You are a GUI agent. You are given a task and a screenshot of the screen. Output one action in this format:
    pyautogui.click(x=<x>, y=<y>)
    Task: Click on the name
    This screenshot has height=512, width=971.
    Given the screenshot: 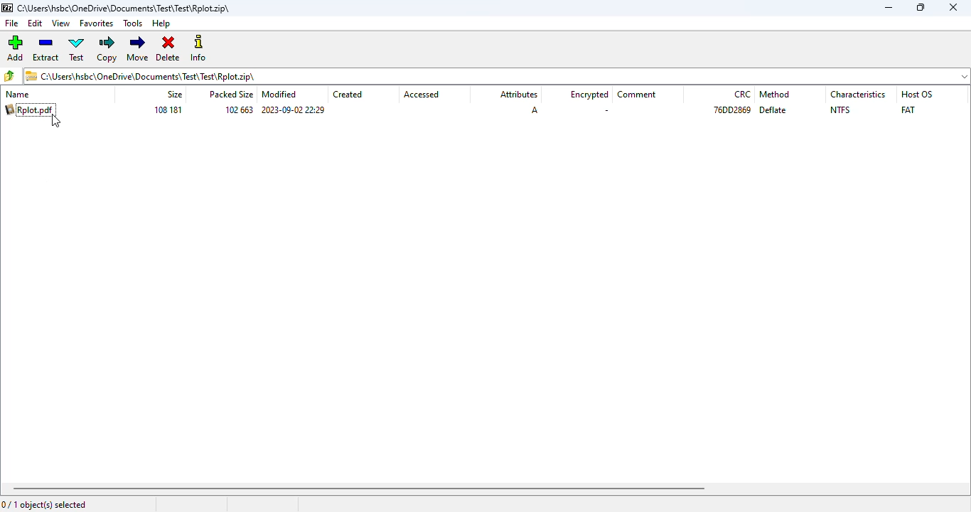 What is the action you would take?
    pyautogui.click(x=18, y=95)
    